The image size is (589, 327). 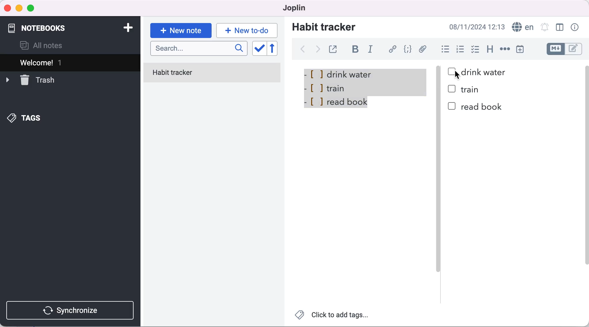 What do you see at coordinates (472, 90) in the screenshot?
I see `Train` at bounding box center [472, 90].